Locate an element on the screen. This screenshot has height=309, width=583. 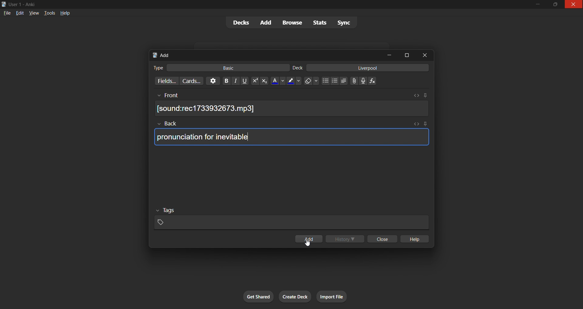
tools is located at coordinates (49, 14).